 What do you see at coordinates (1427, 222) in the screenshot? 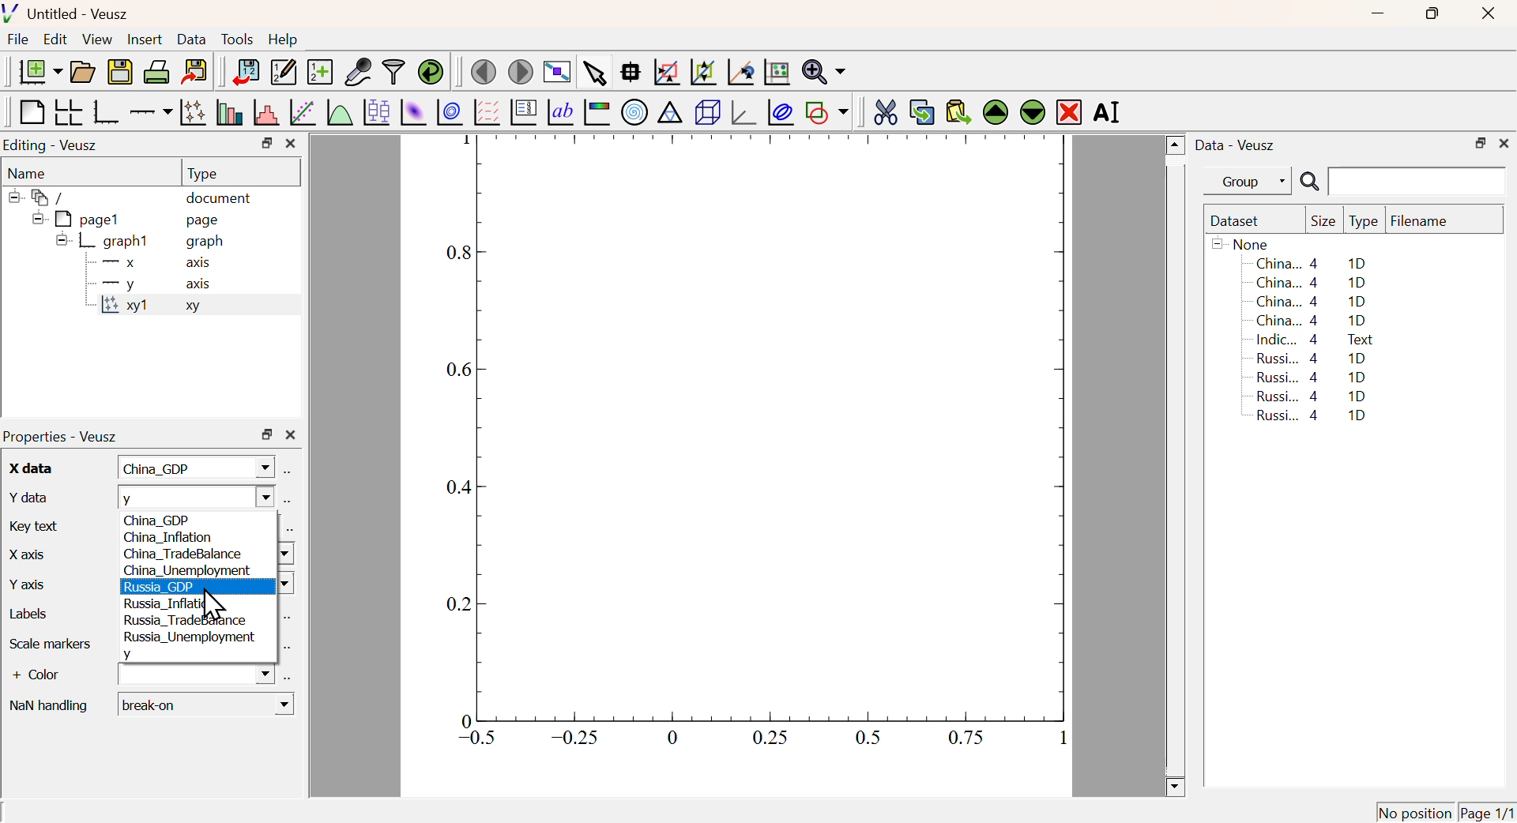
I see `Filename` at bounding box center [1427, 222].